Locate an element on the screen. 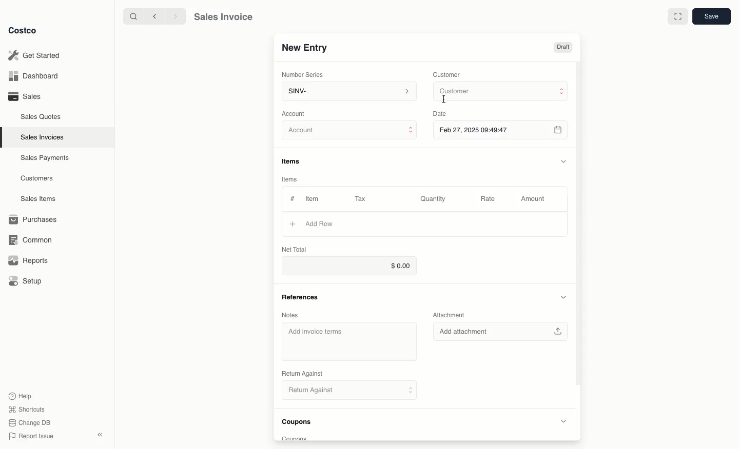 The image size is (739, 449). Attachment is located at coordinates (452, 315).